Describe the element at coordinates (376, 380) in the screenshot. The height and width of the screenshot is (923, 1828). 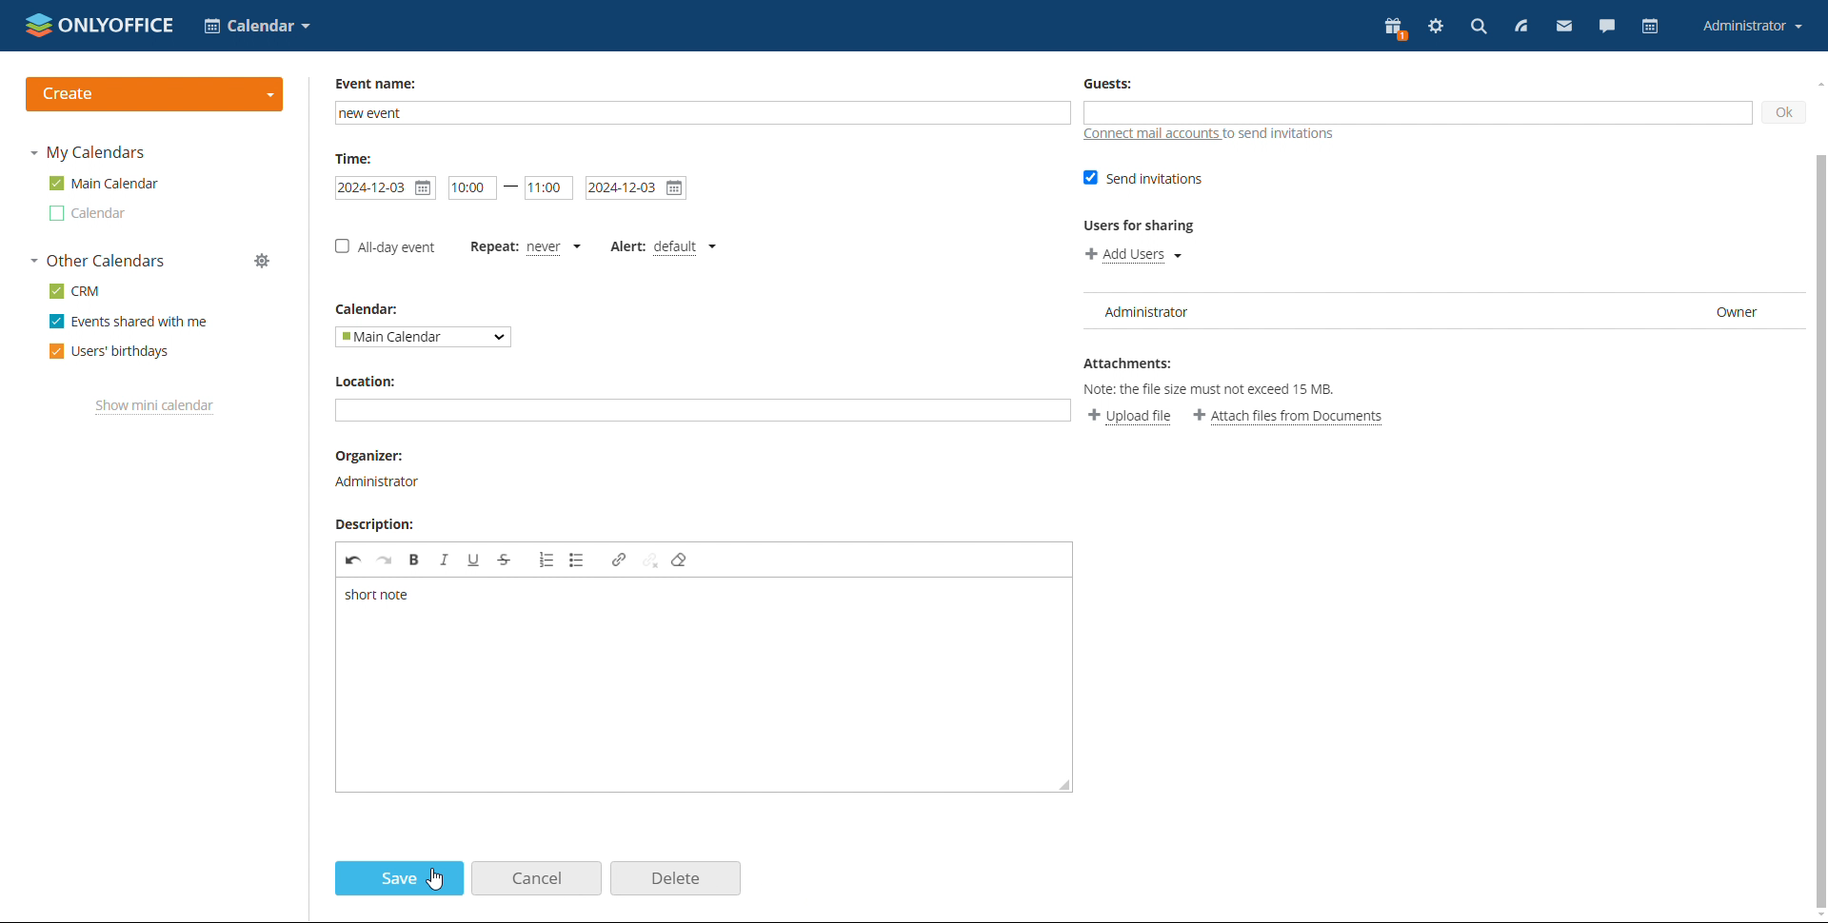
I see `Location:` at that location.